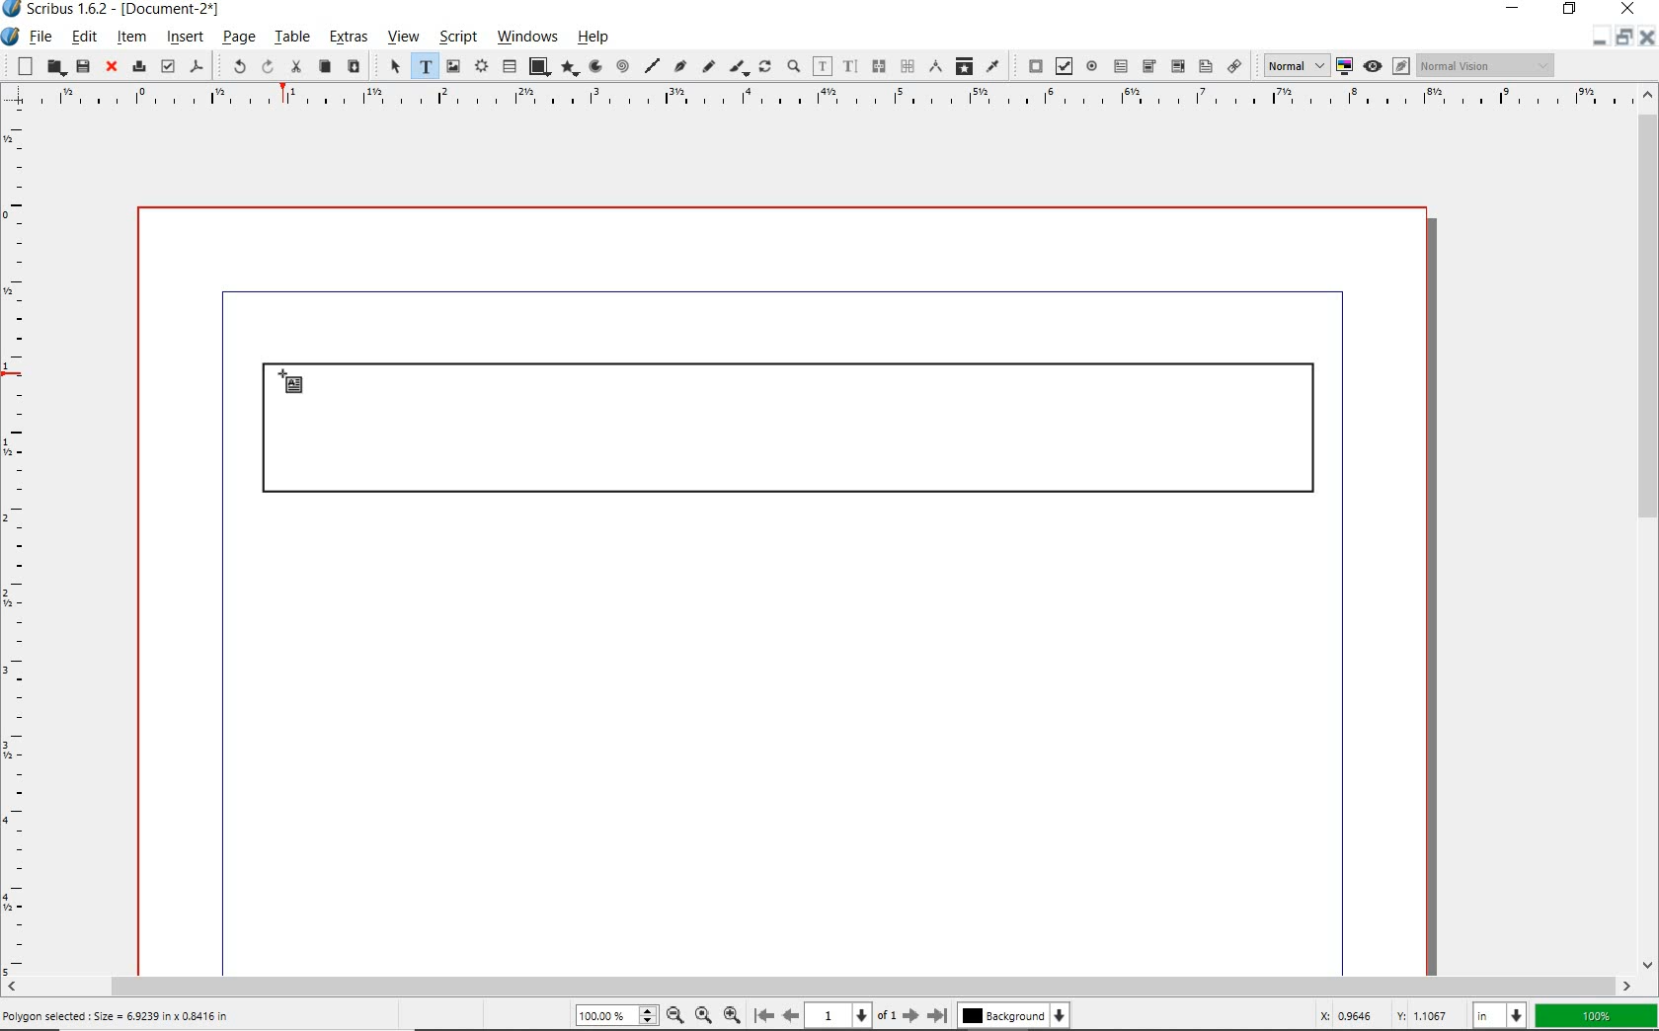  I want to click on help, so click(596, 37).